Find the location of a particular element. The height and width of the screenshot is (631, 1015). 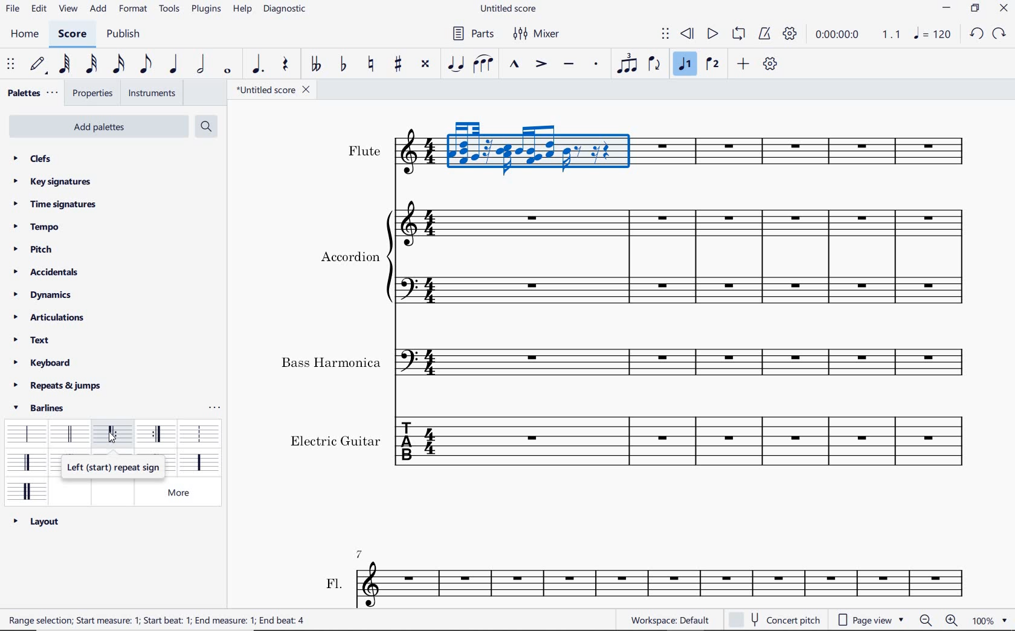

select to move is located at coordinates (11, 65).